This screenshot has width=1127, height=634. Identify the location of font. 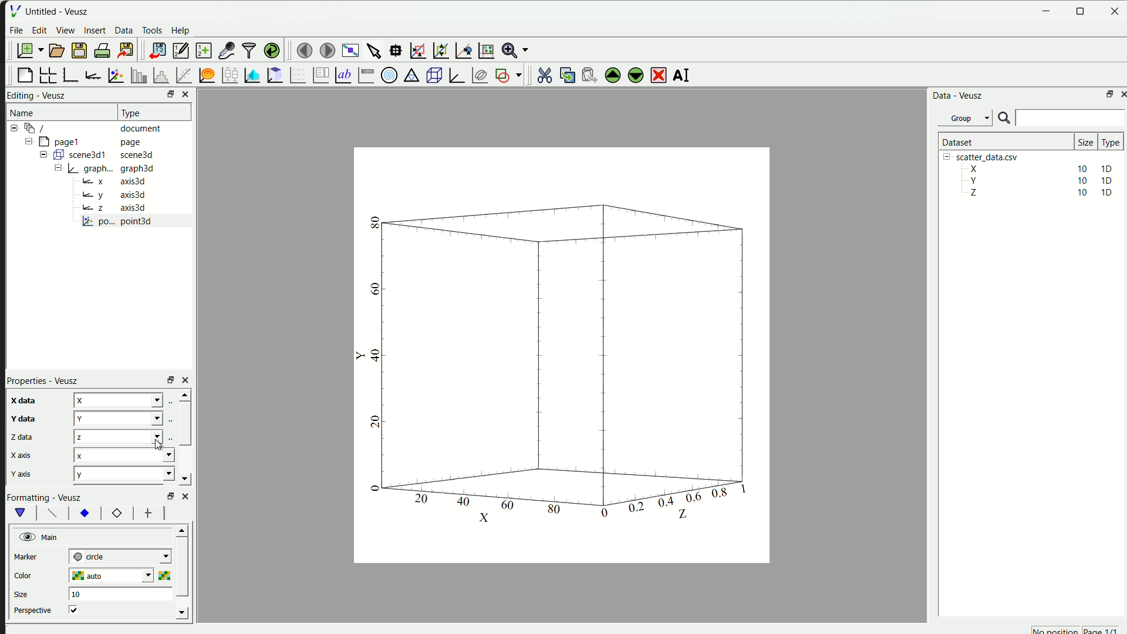
(148, 513).